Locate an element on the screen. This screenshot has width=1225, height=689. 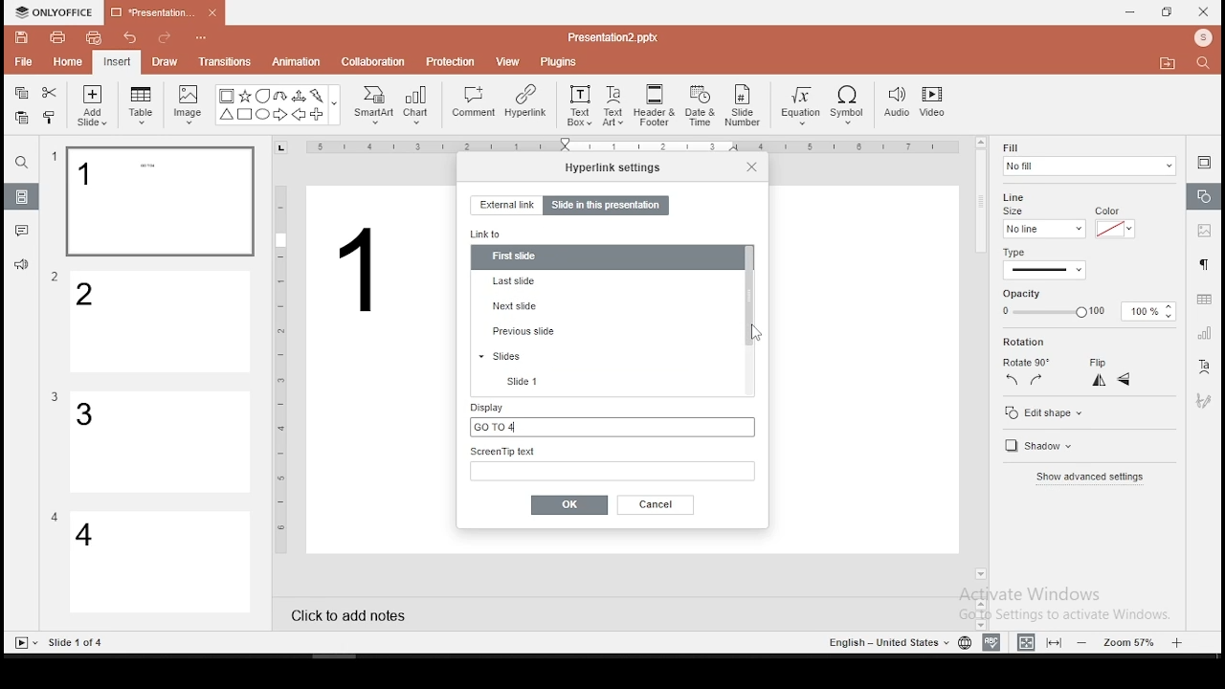
slide 3 is located at coordinates (158, 442).